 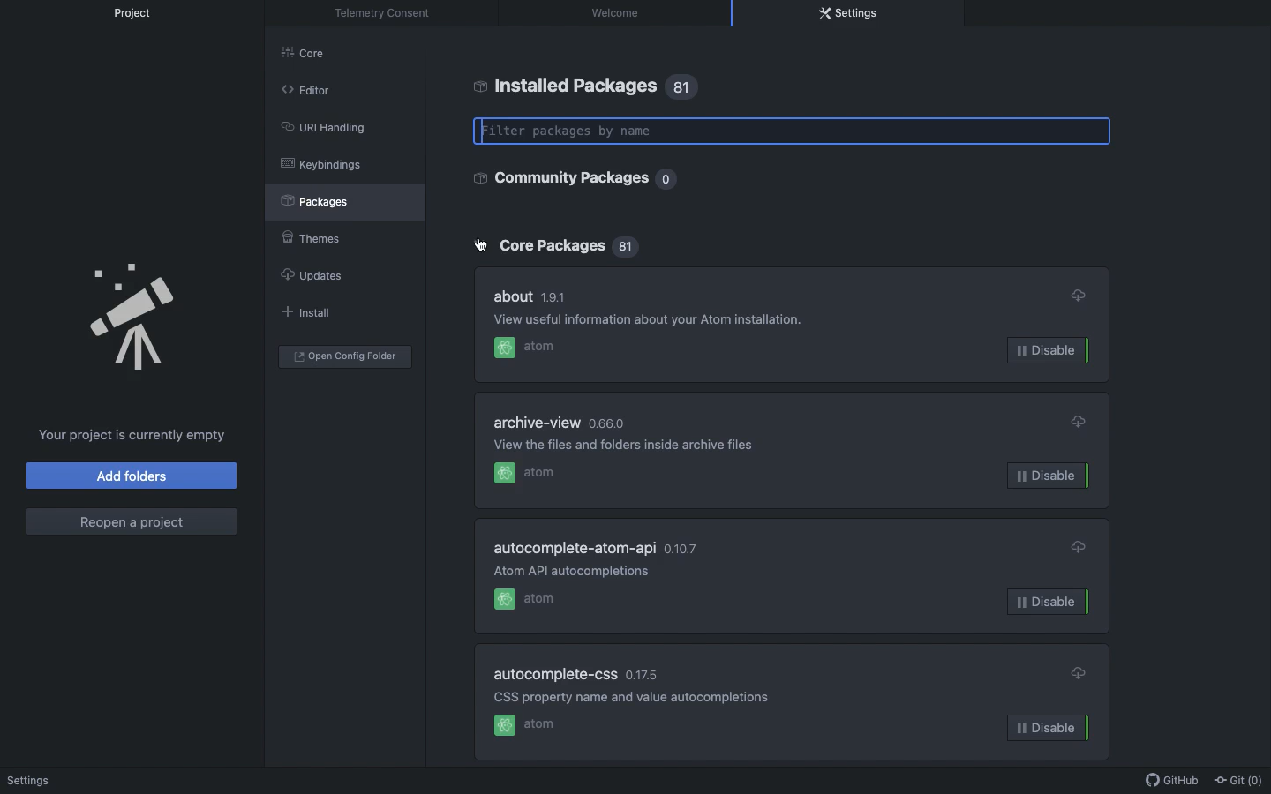 I want to click on Filter packages by name, so click(x=793, y=131).